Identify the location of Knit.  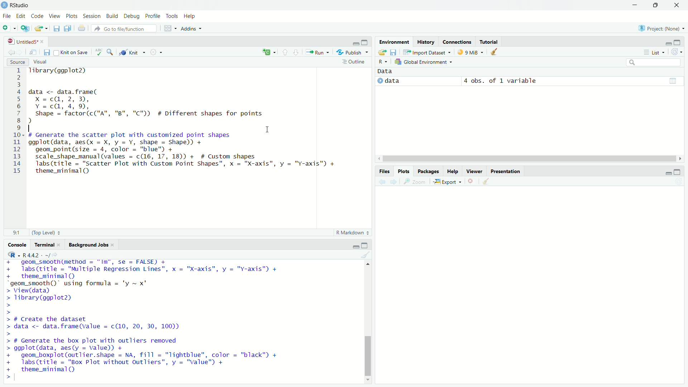
(132, 52).